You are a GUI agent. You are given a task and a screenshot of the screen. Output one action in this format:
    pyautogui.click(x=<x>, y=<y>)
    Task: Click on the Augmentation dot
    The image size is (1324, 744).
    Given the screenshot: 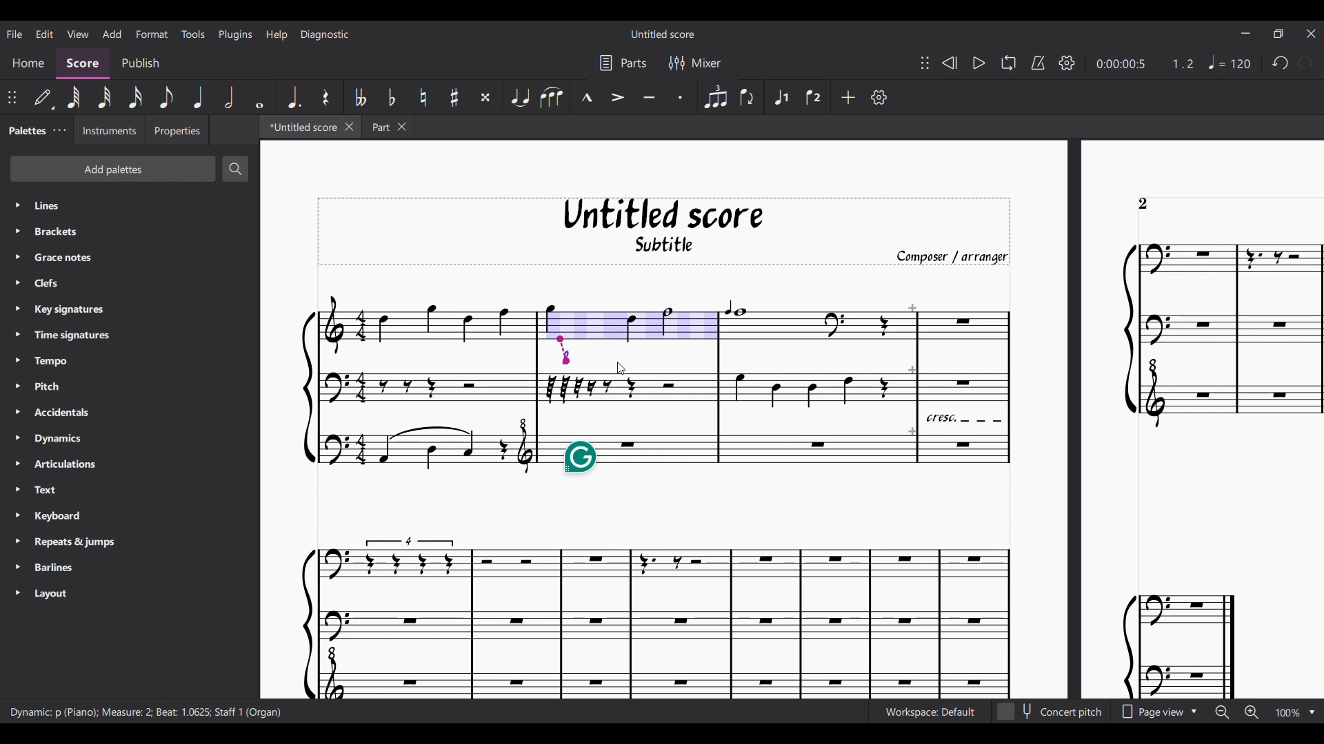 What is the action you would take?
    pyautogui.click(x=292, y=96)
    